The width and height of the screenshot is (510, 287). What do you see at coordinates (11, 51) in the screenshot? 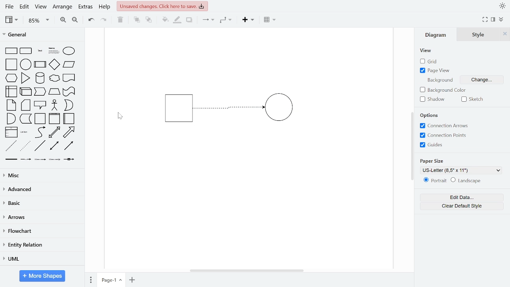
I see `rectangle` at bounding box center [11, 51].